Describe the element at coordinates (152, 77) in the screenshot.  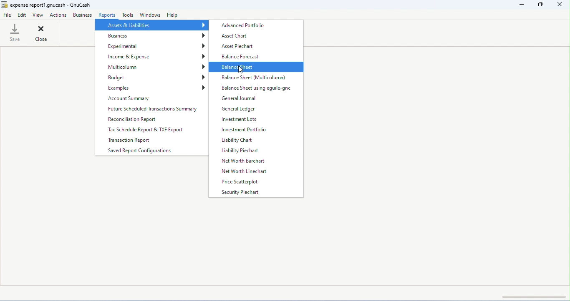
I see `budget` at that location.